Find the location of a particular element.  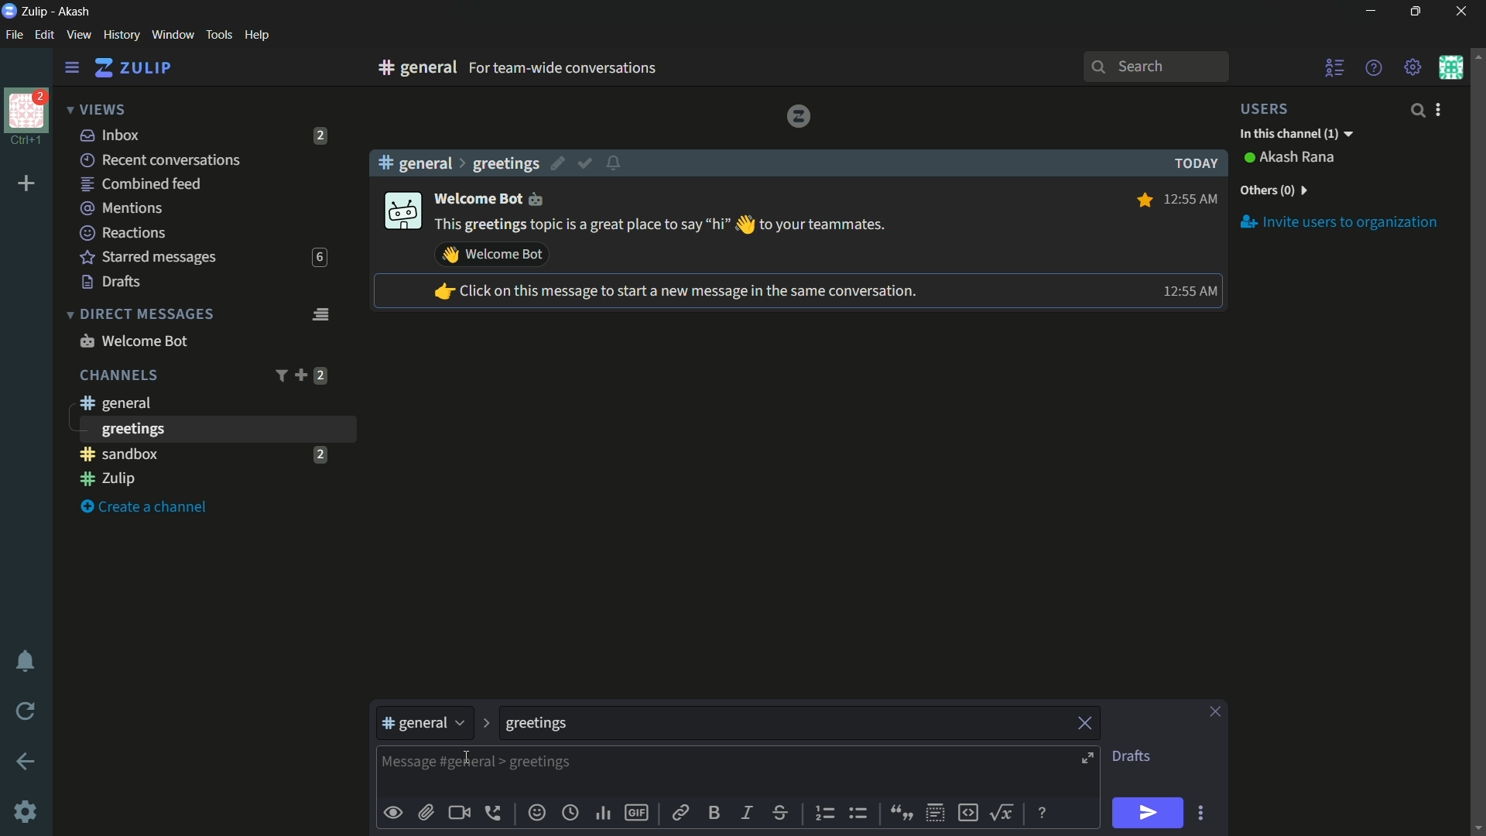

# general for team wide conversations is located at coordinates (590, 67).